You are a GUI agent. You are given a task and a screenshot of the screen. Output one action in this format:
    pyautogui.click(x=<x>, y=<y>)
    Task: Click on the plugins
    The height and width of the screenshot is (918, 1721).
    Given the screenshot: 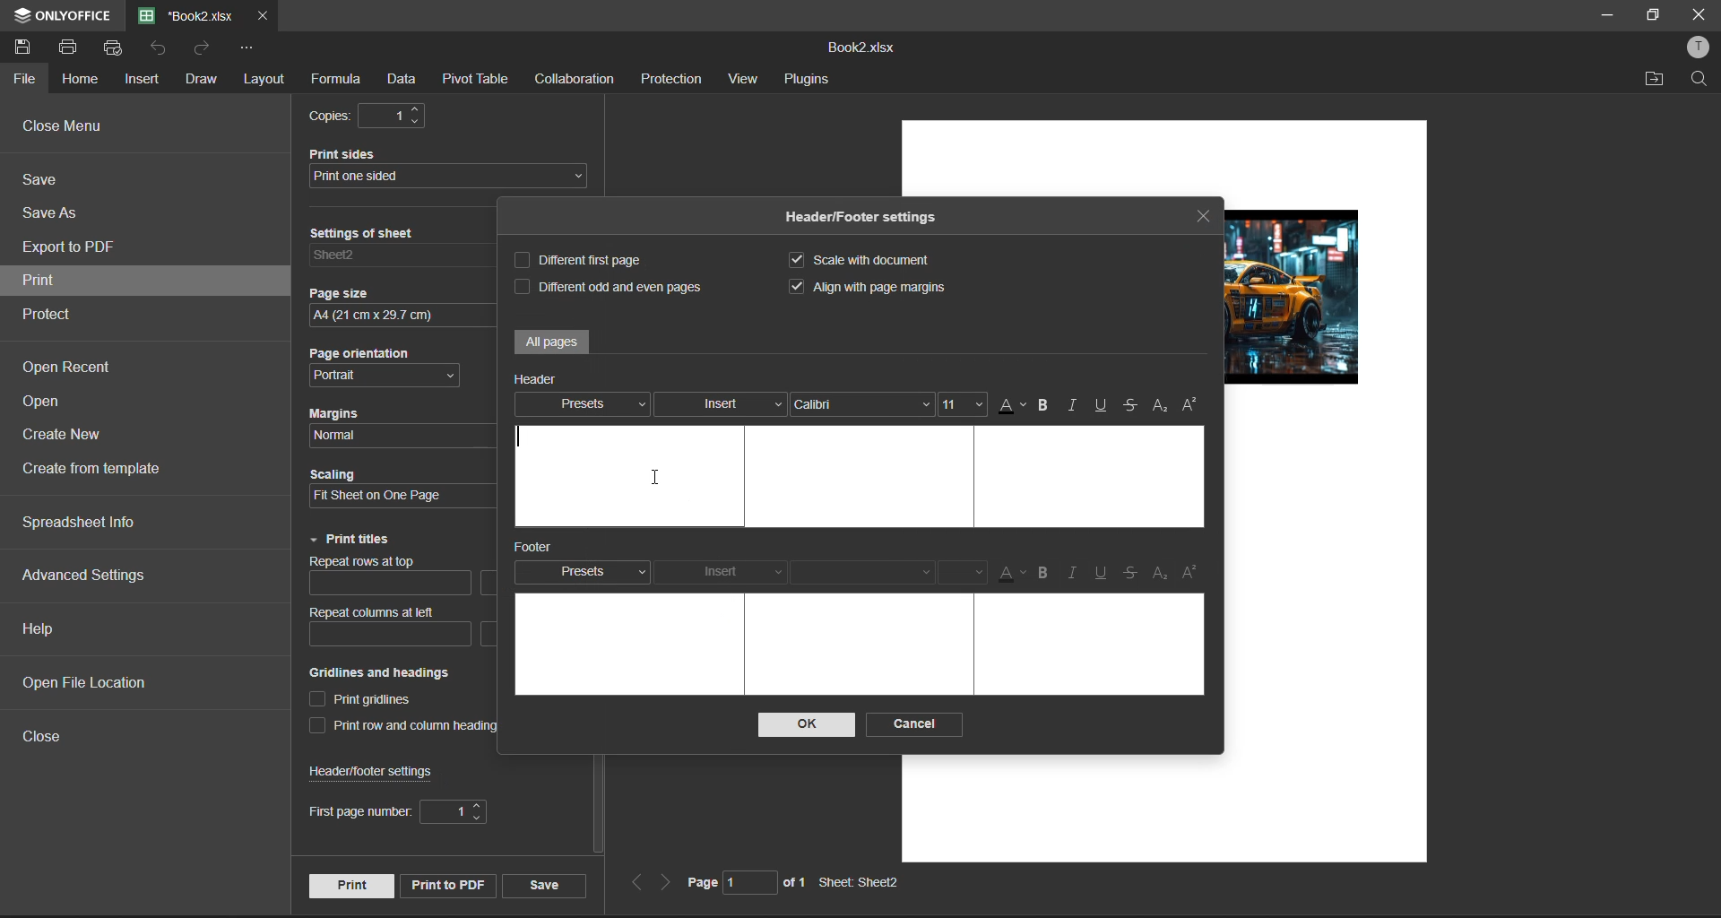 What is the action you would take?
    pyautogui.click(x=806, y=82)
    